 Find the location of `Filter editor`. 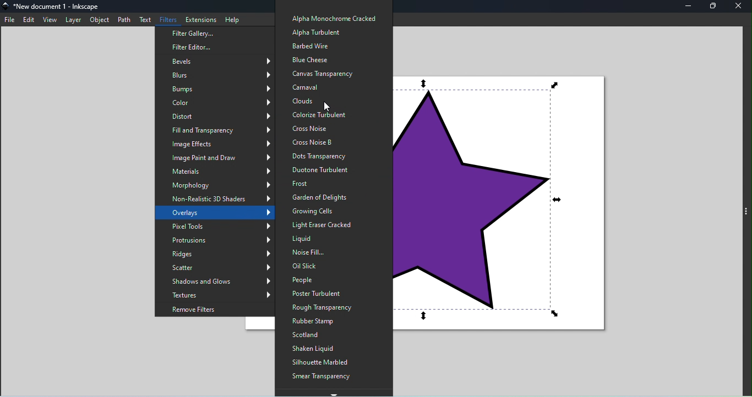

Filter editor is located at coordinates (202, 48).